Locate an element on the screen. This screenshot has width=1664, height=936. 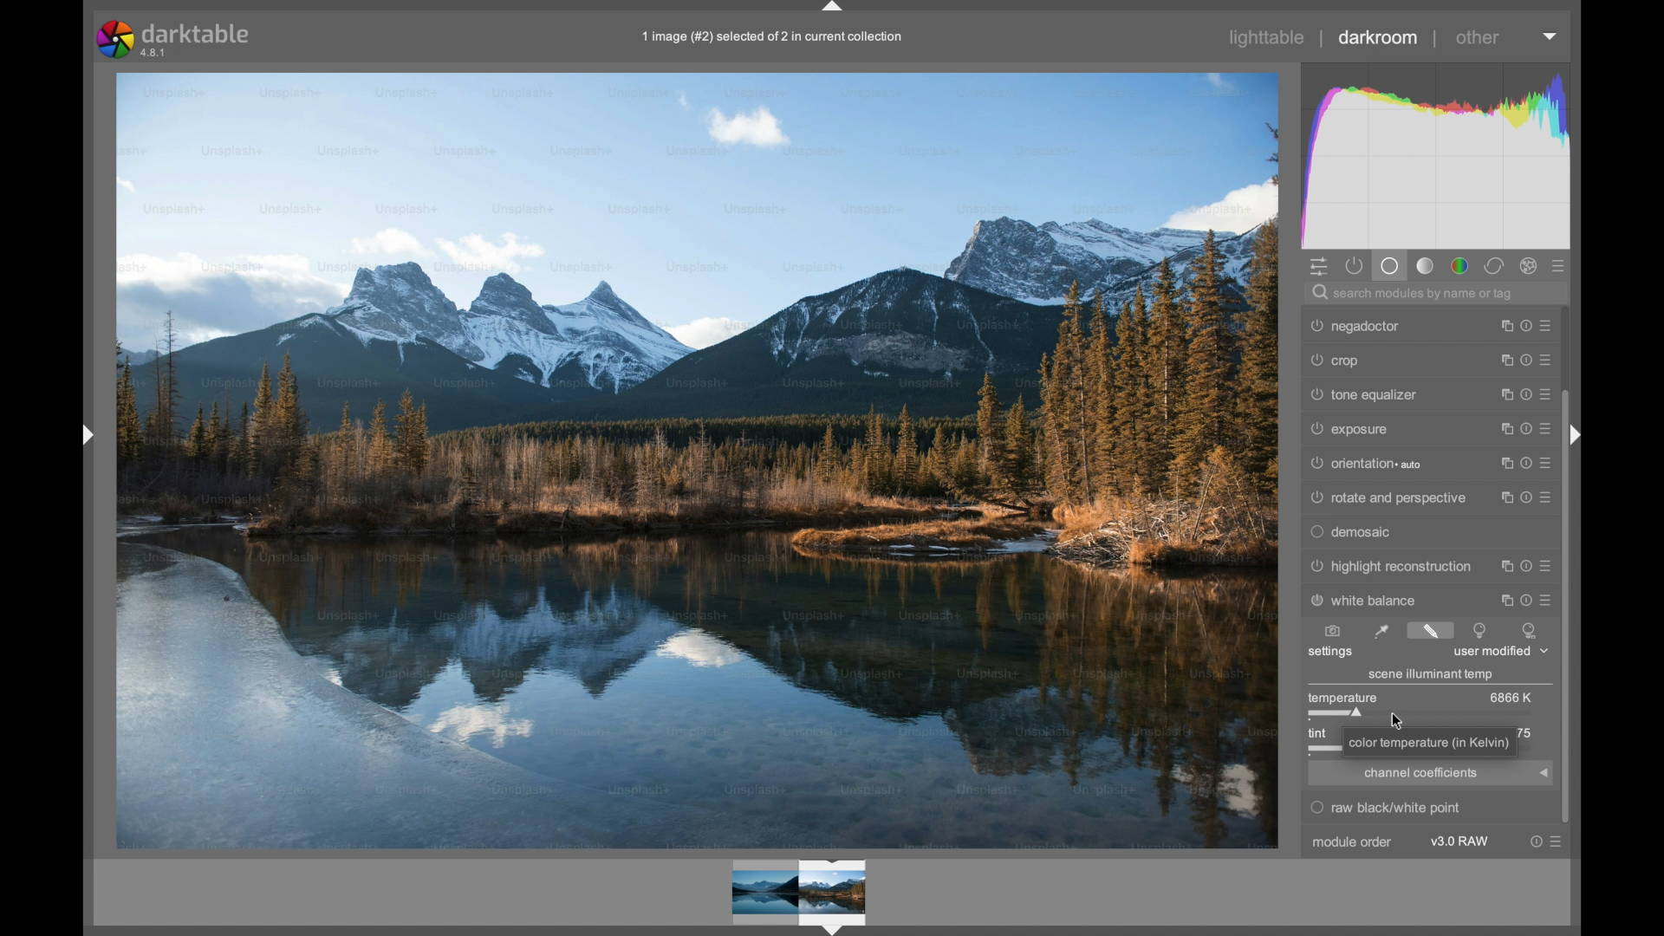
dropdown is located at coordinates (1550, 36).